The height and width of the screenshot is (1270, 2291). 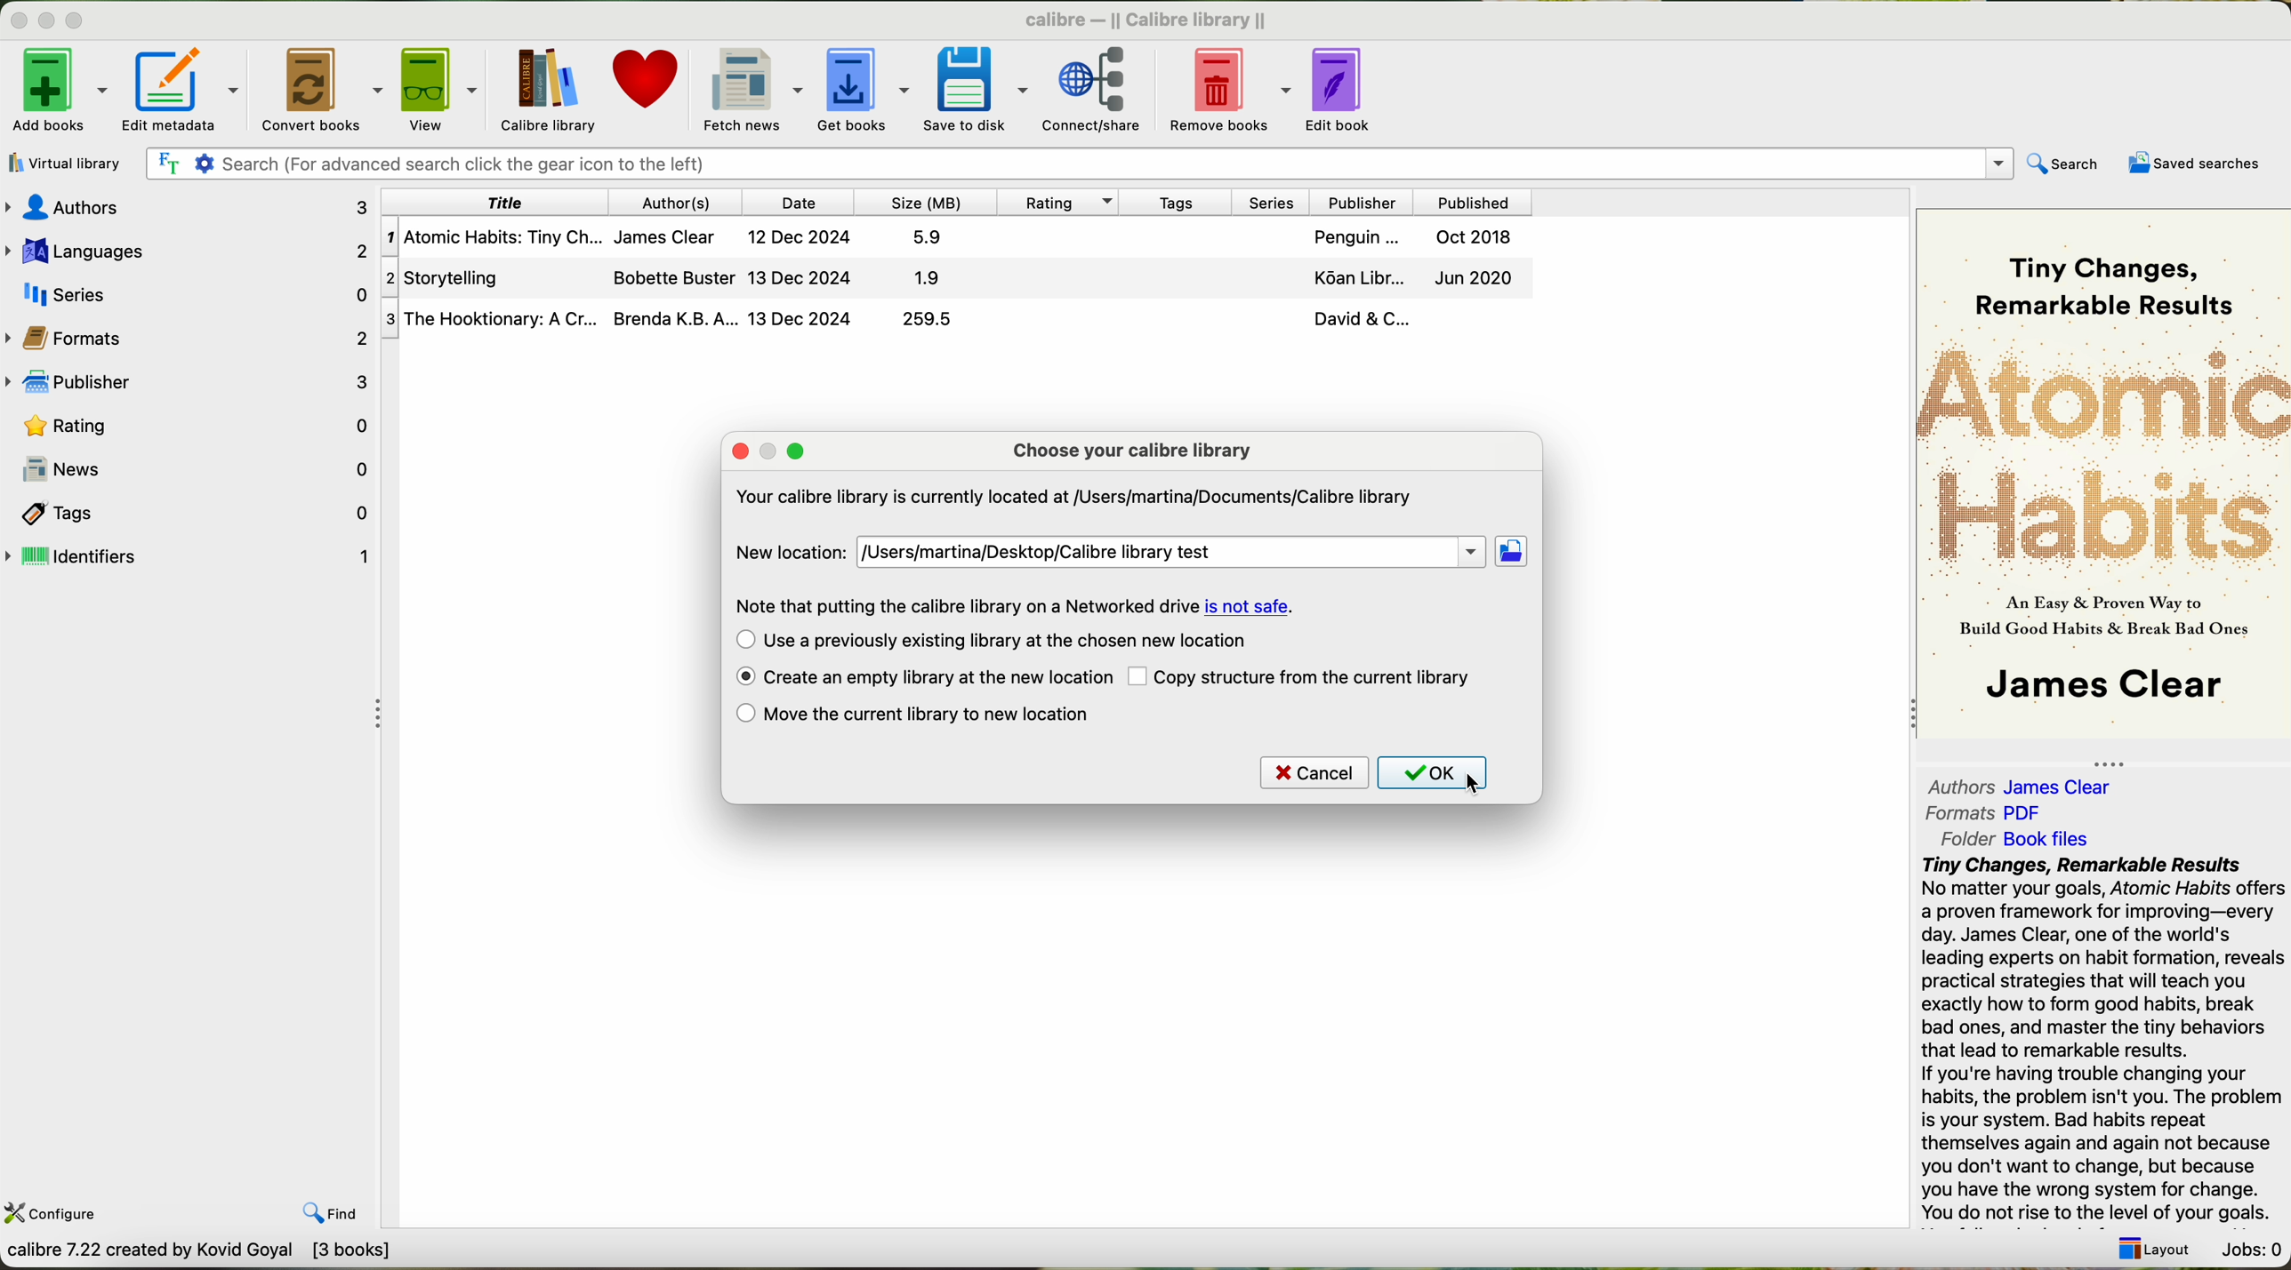 What do you see at coordinates (2102, 688) in the screenshot?
I see `James Clear` at bounding box center [2102, 688].